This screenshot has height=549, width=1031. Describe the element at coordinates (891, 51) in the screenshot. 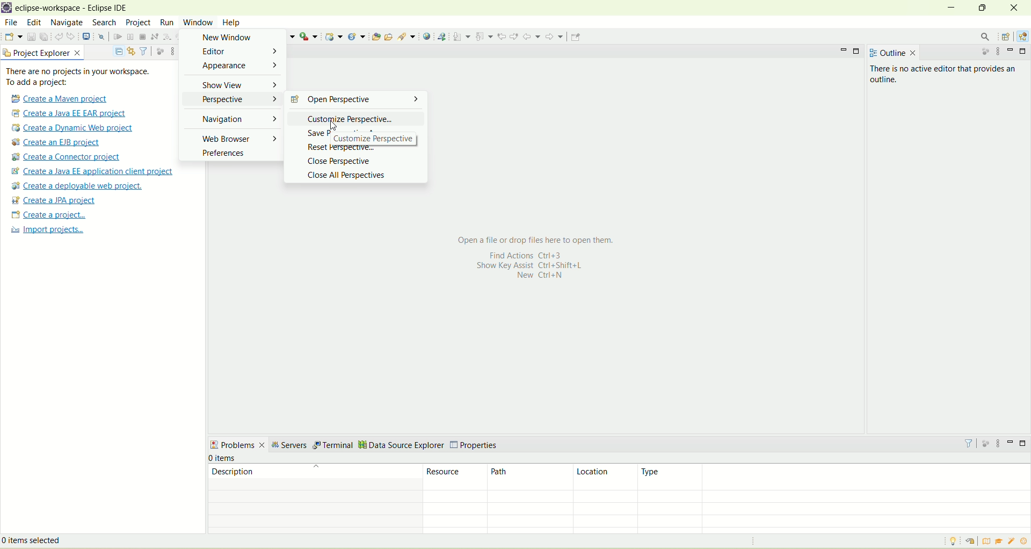

I see `outline` at that location.